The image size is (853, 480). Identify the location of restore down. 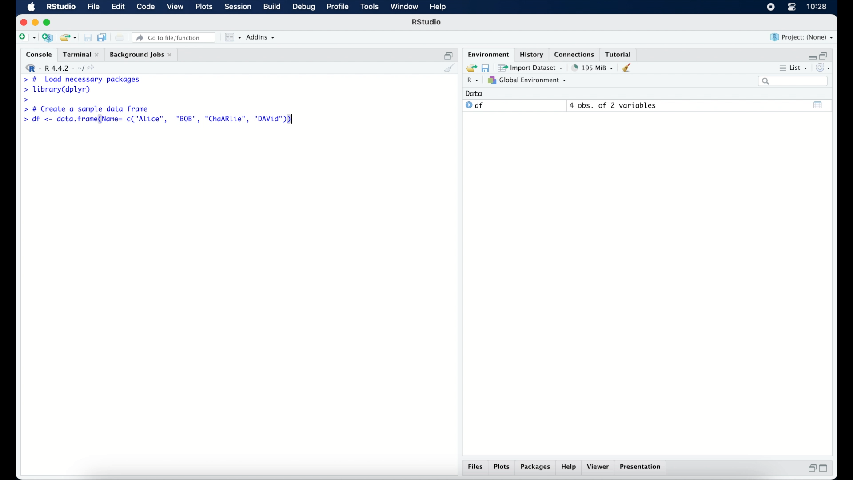
(825, 55).